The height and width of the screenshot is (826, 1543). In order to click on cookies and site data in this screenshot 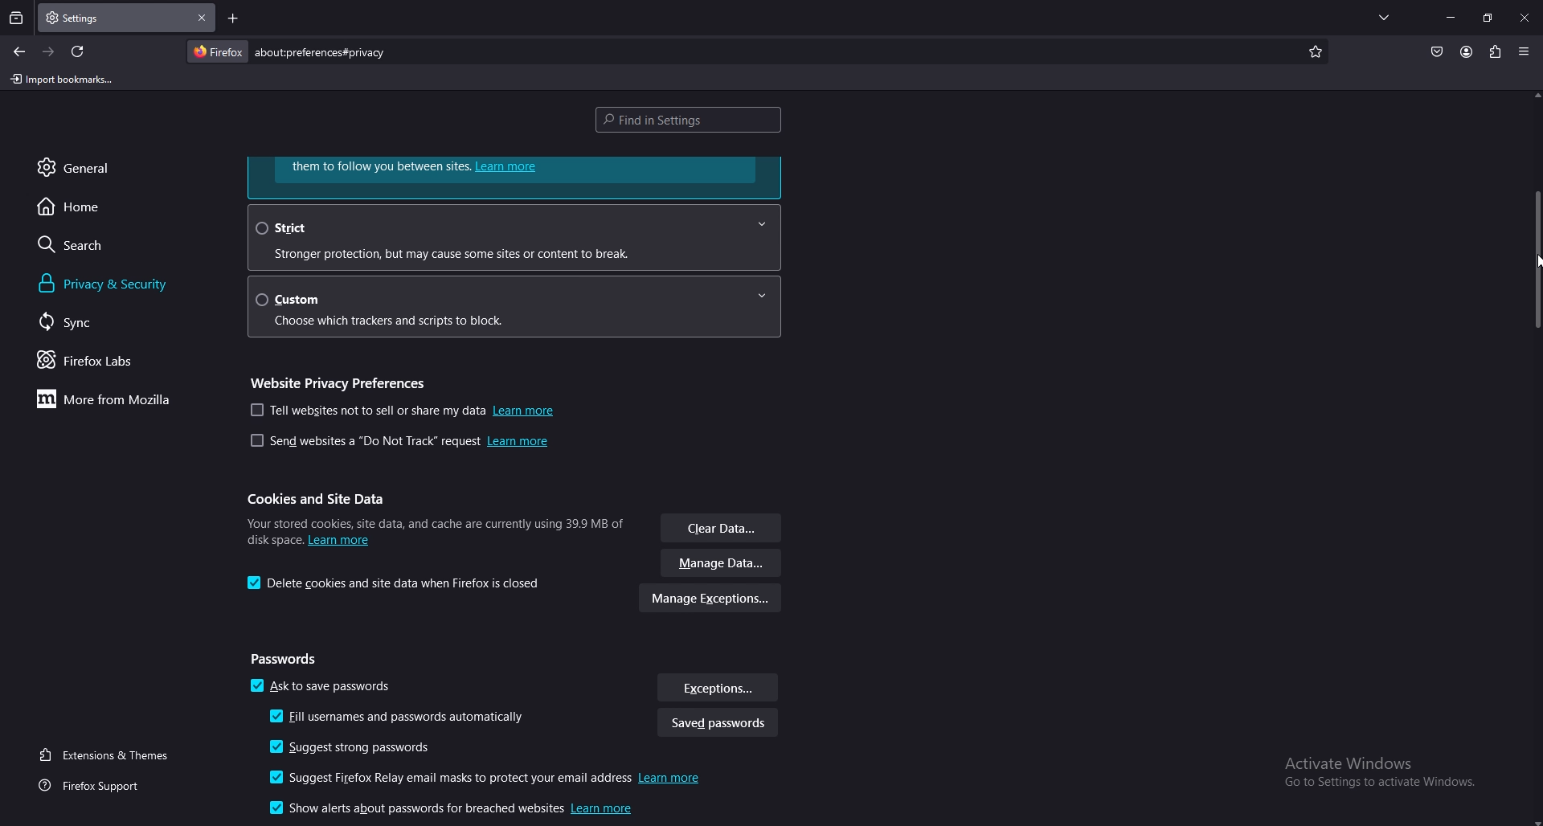, I will do `click(322, 499)`.